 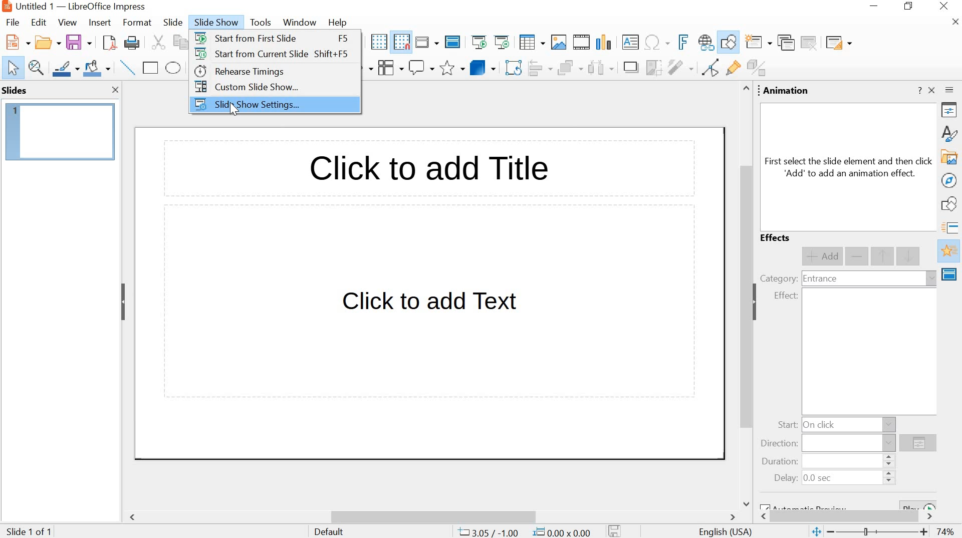 I want to click on export as pdf, so click(x=108, y=44).